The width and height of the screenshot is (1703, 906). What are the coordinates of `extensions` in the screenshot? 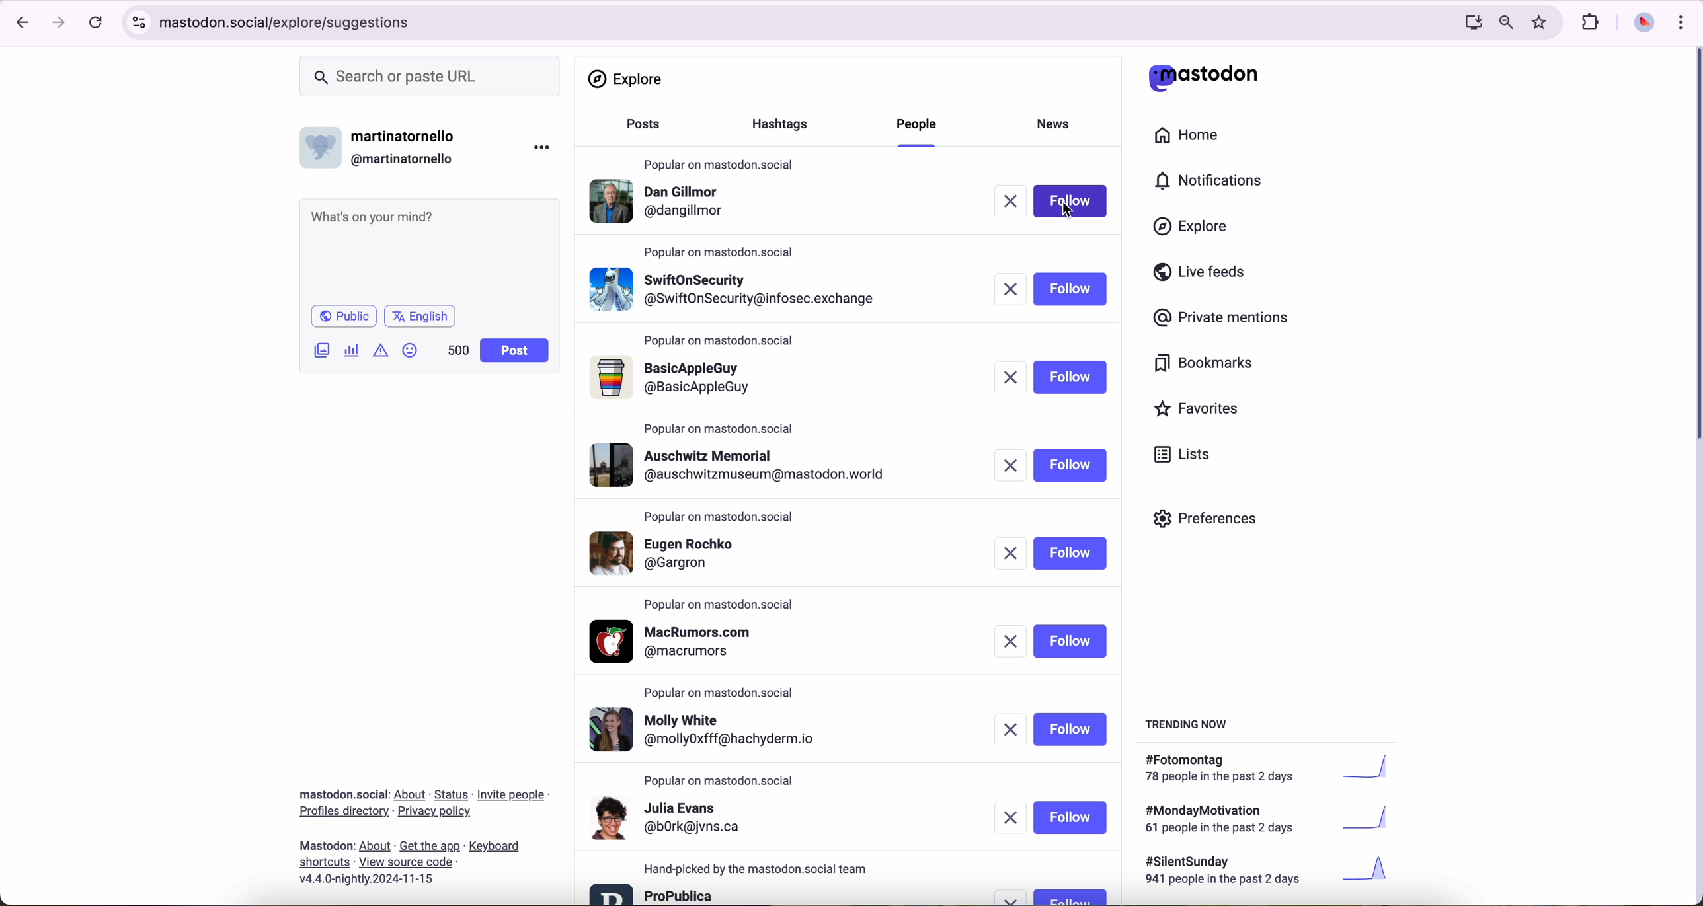 It's located at (1592, 22).